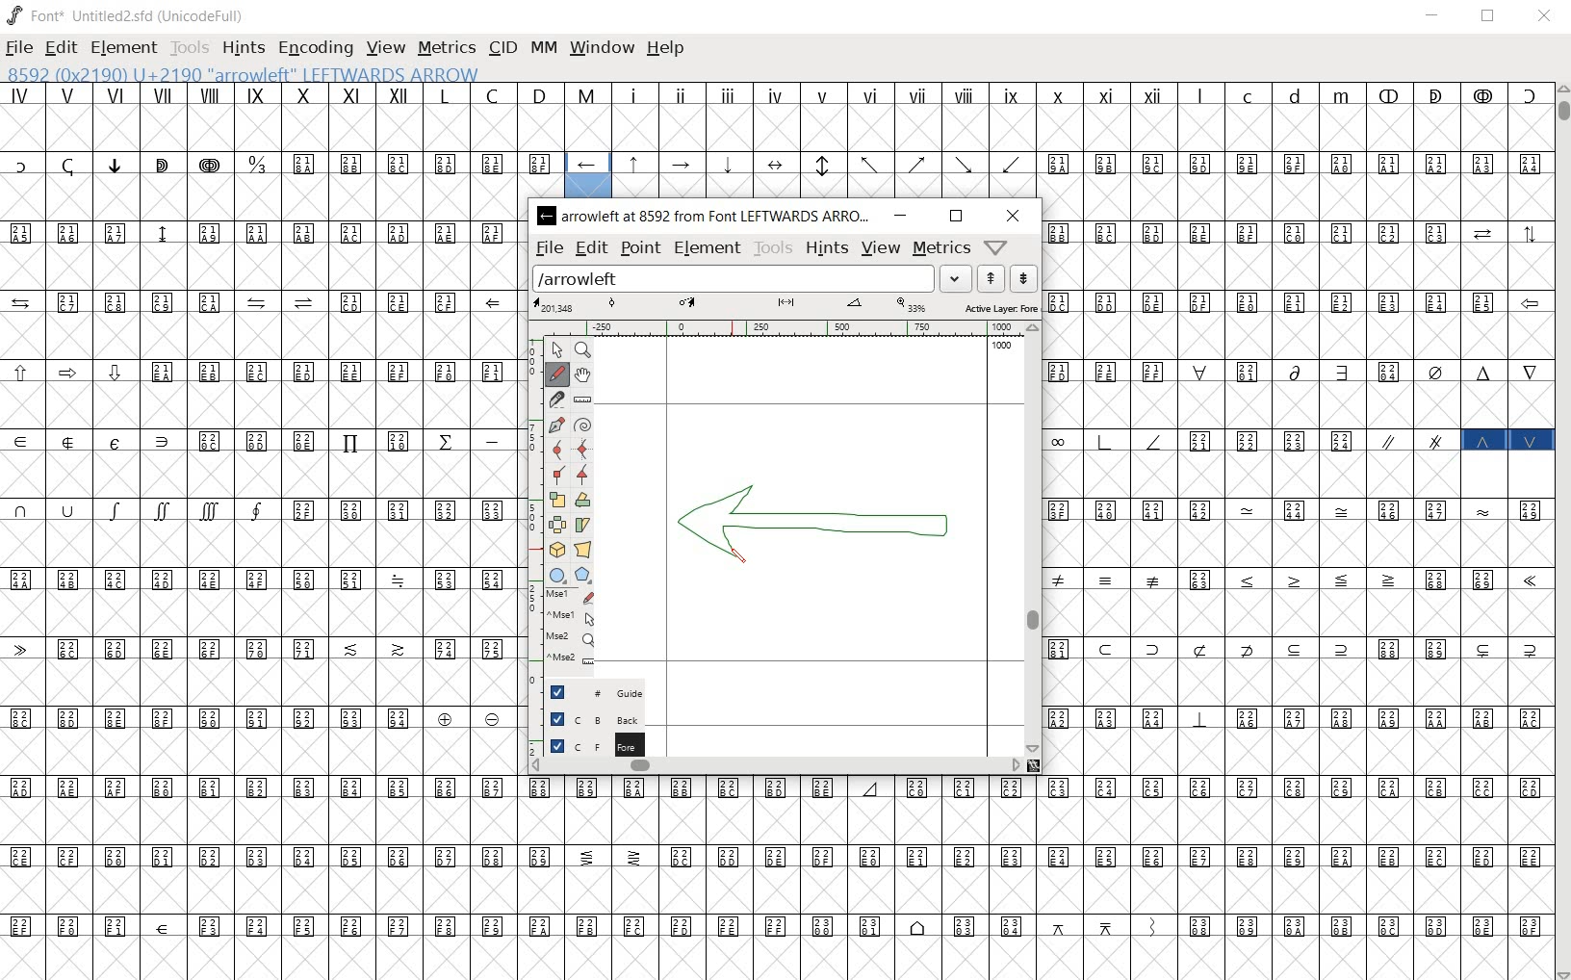  What do you see at coordinates (604, 48) in the screenshot?
I see `window` at bounding box center [604, 48].